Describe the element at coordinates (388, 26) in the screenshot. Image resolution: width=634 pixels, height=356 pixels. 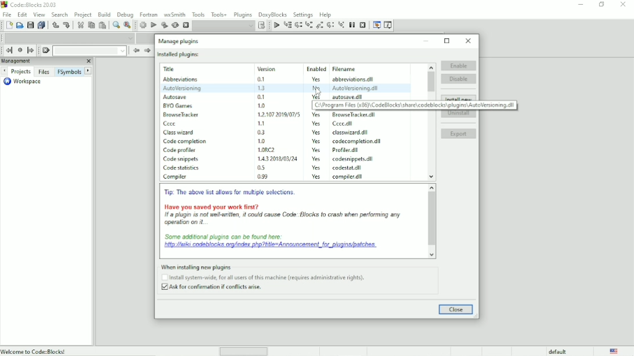
I see `Various info` at that location.